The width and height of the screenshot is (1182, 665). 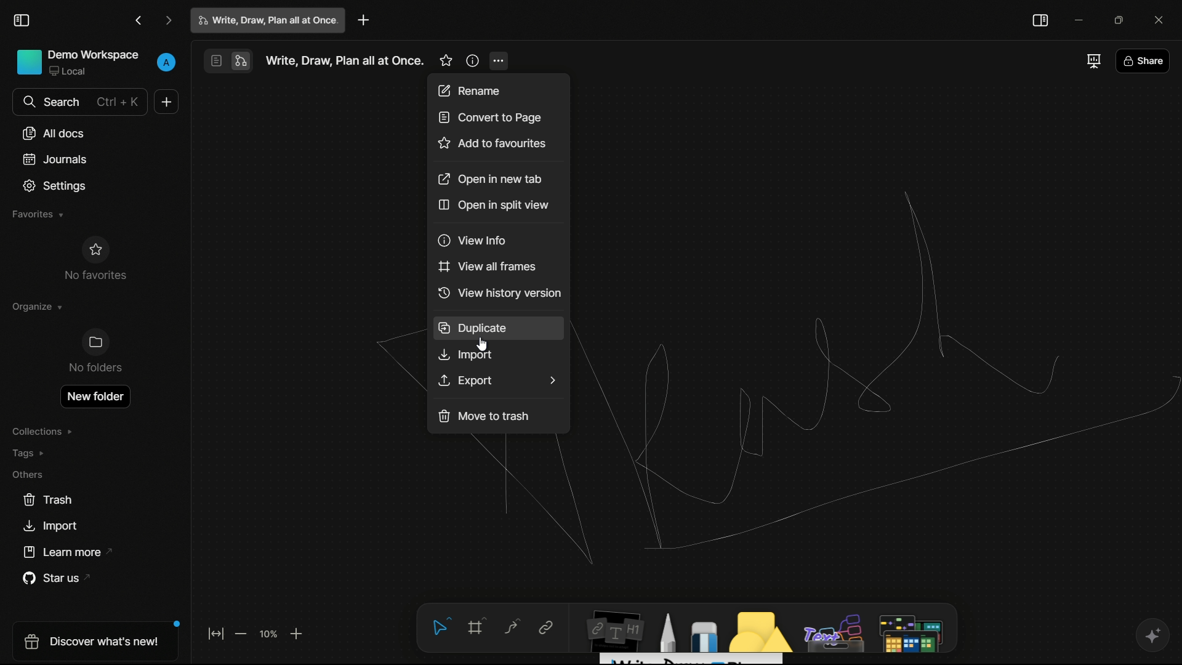 What do you see at coordinates (1142, 62) in the screenshot?
I see `share` at bounding box center [1142, 62].